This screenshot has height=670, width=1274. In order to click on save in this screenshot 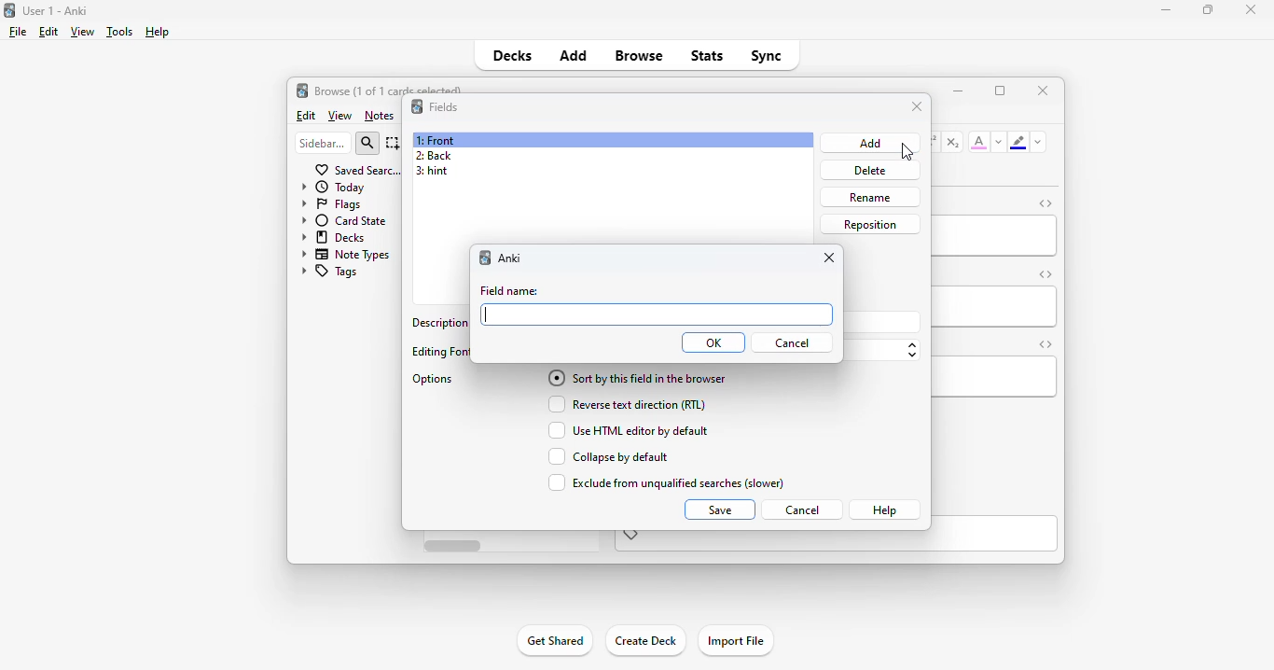, I will do `click(721, 509)`.